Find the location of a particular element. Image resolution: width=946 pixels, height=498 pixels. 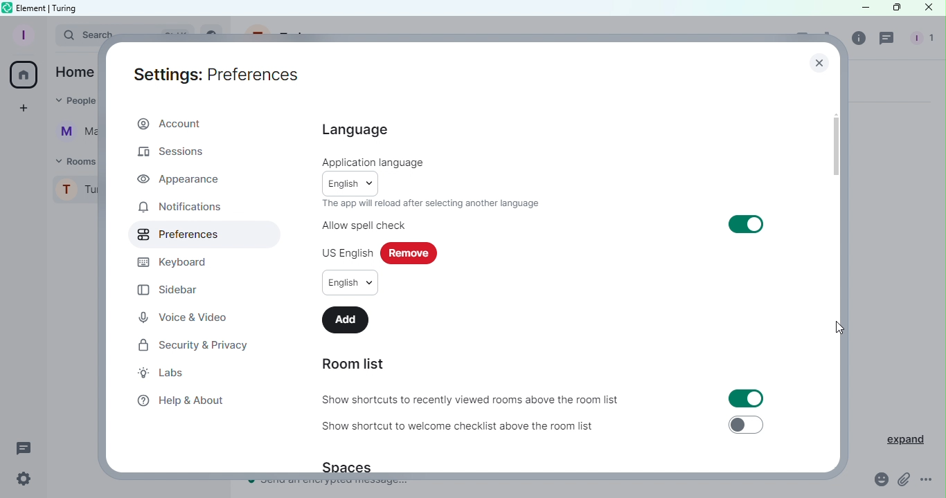

Element  is located at coordinates (33, 7).